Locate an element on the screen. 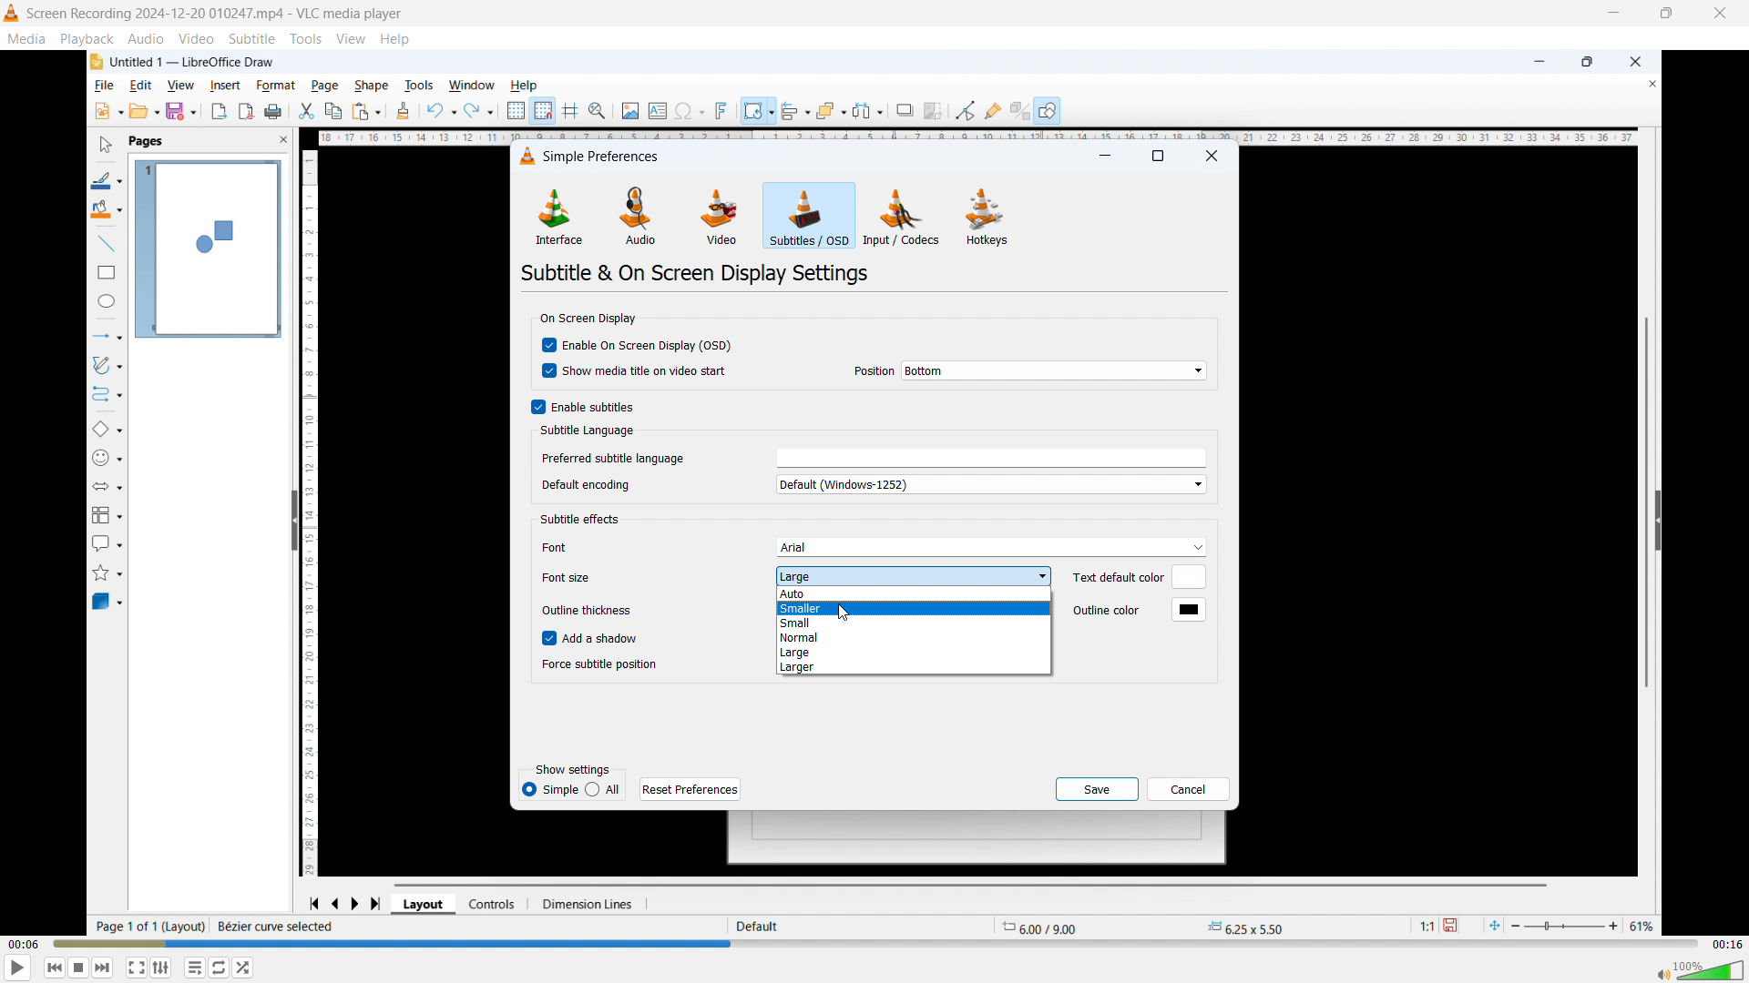  Show settings is located at coordinates (573, 770).